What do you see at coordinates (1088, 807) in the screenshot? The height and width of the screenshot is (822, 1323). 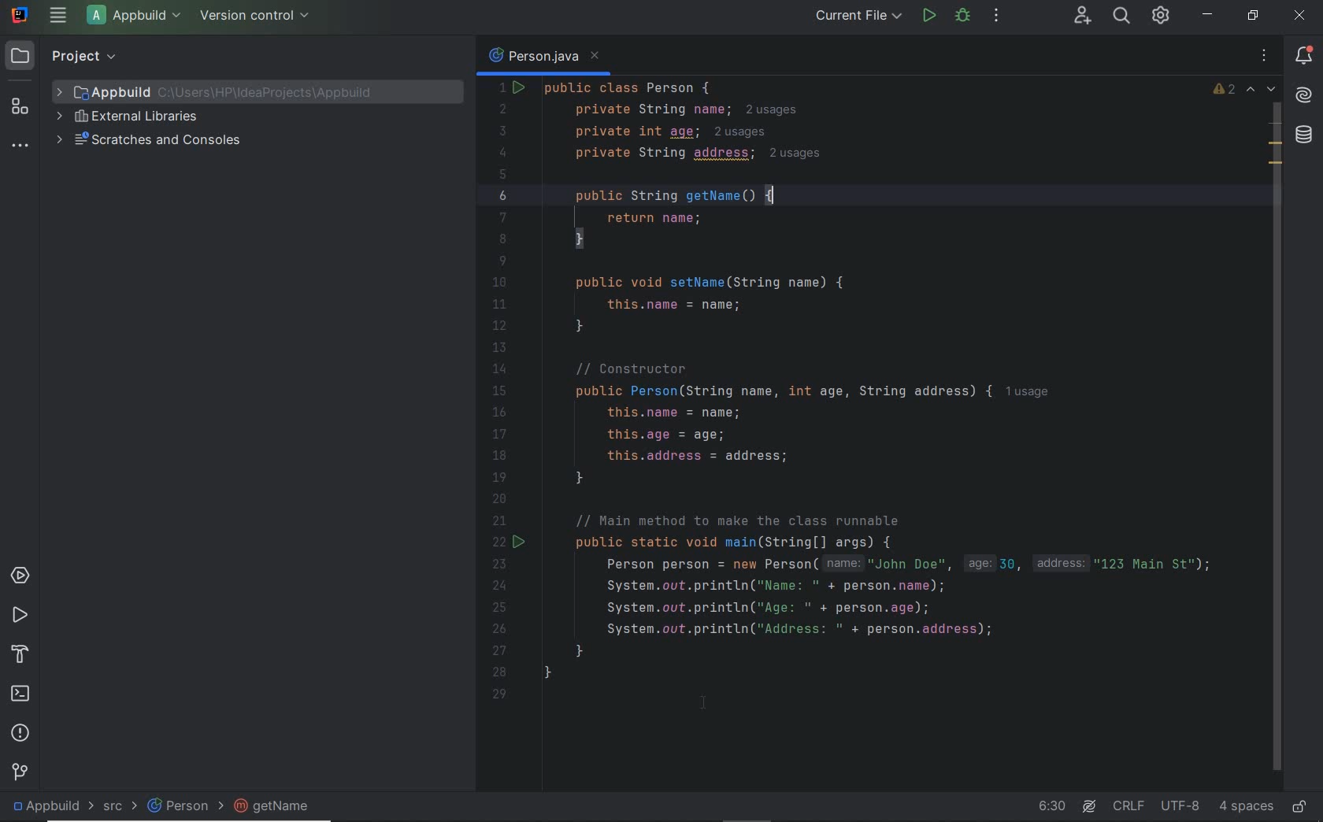 I see `AI Assistant` at bounding box center [1088, 807].